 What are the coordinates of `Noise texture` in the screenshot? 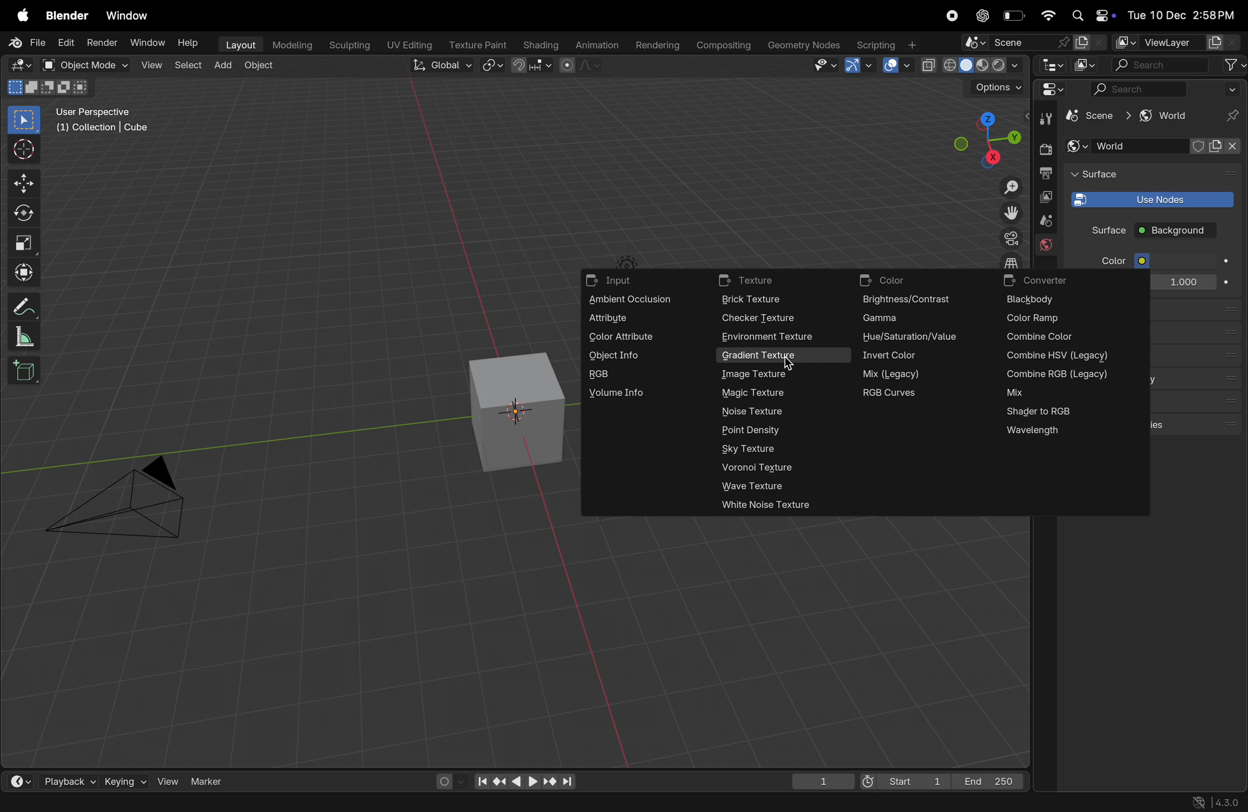 It's located at (755, 411).